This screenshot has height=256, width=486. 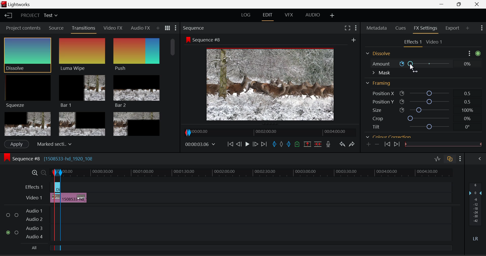 What do you see at coordinates (17, 231) in the screenshot?
I see `Audio Input Checkbox` at bounding box center [17, 231].